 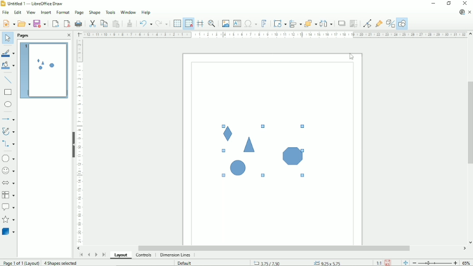 I want to click on Page, so click(x=78, y=13).